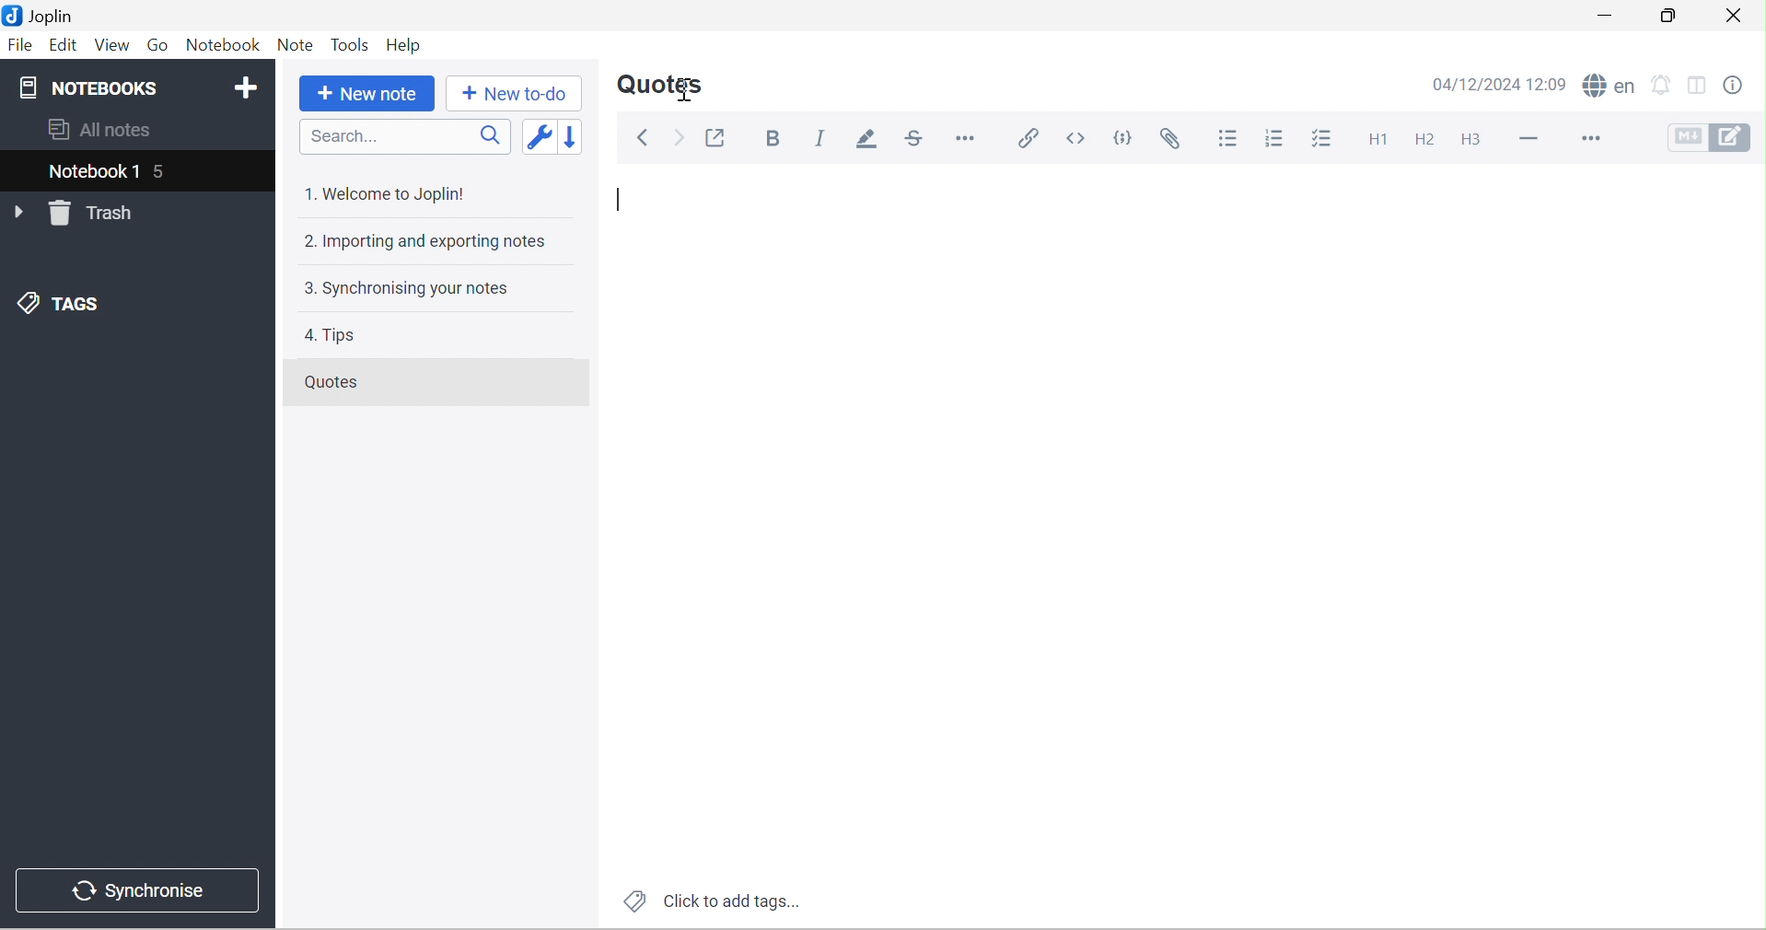  What do you see at coordinates (63, 303) in the screenshot?
I see `TAGS` at bounding box center [63, 303].